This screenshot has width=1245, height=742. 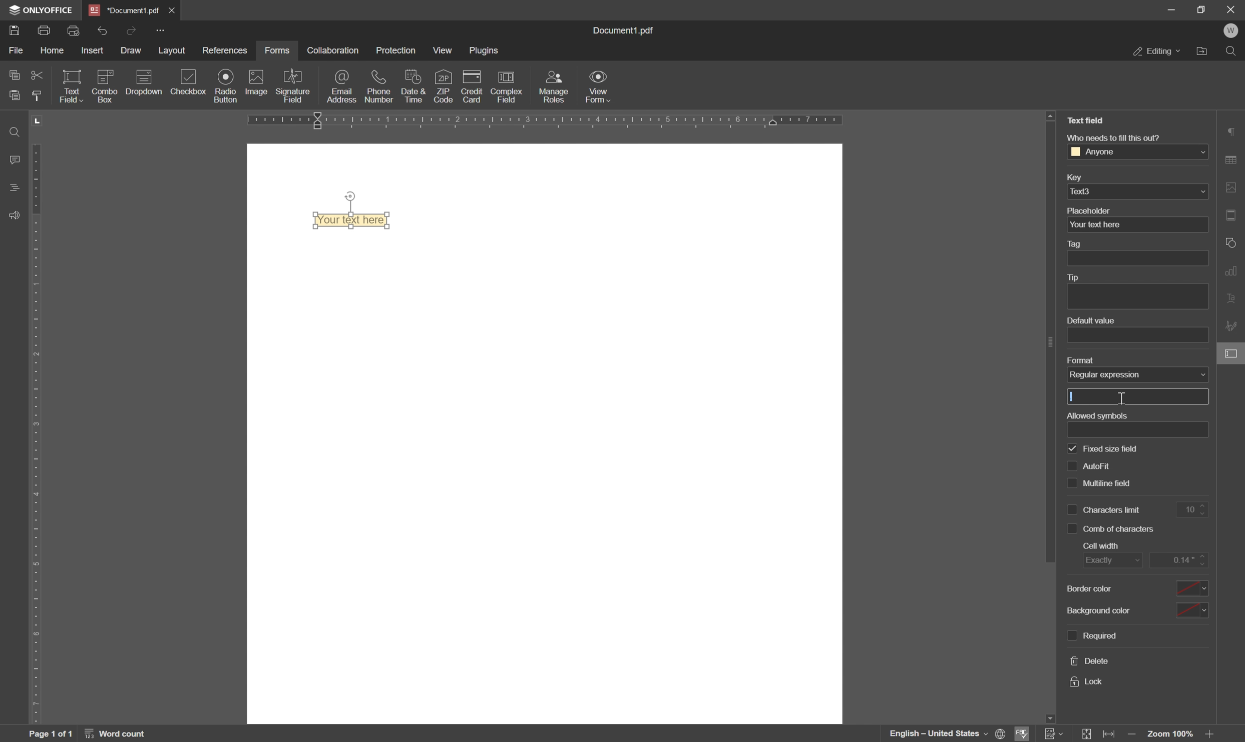 What do you see at coordinates (556, 86) in the screenshot?
I see `manage roles` at bounding box center [556, 86].